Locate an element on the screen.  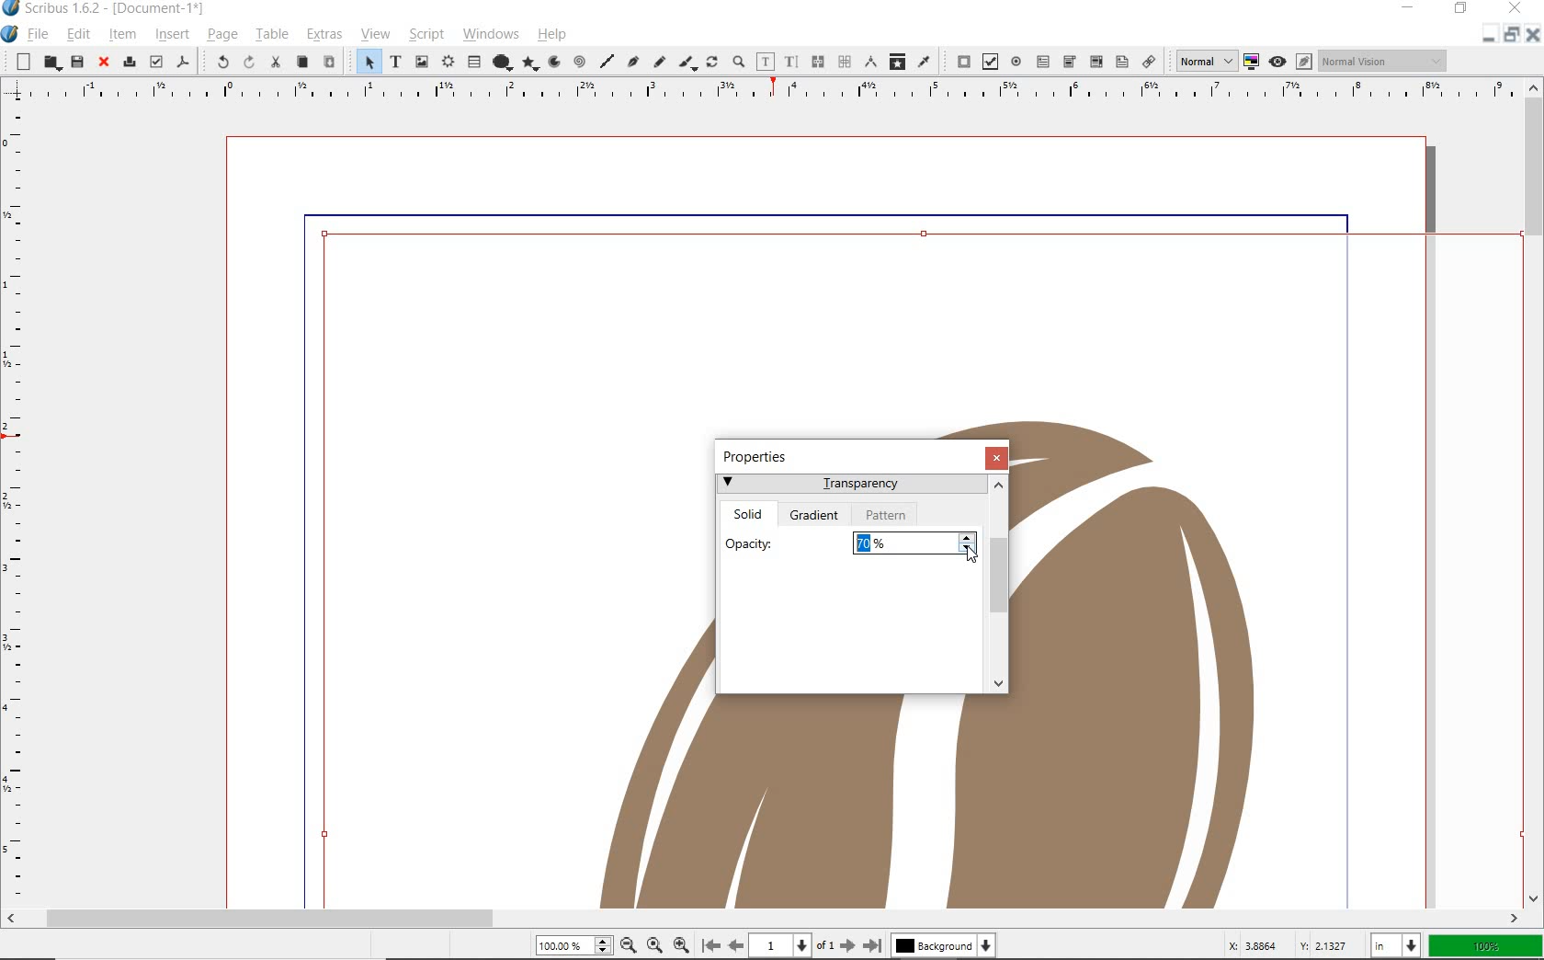
close is located at coordinates (103, 63).